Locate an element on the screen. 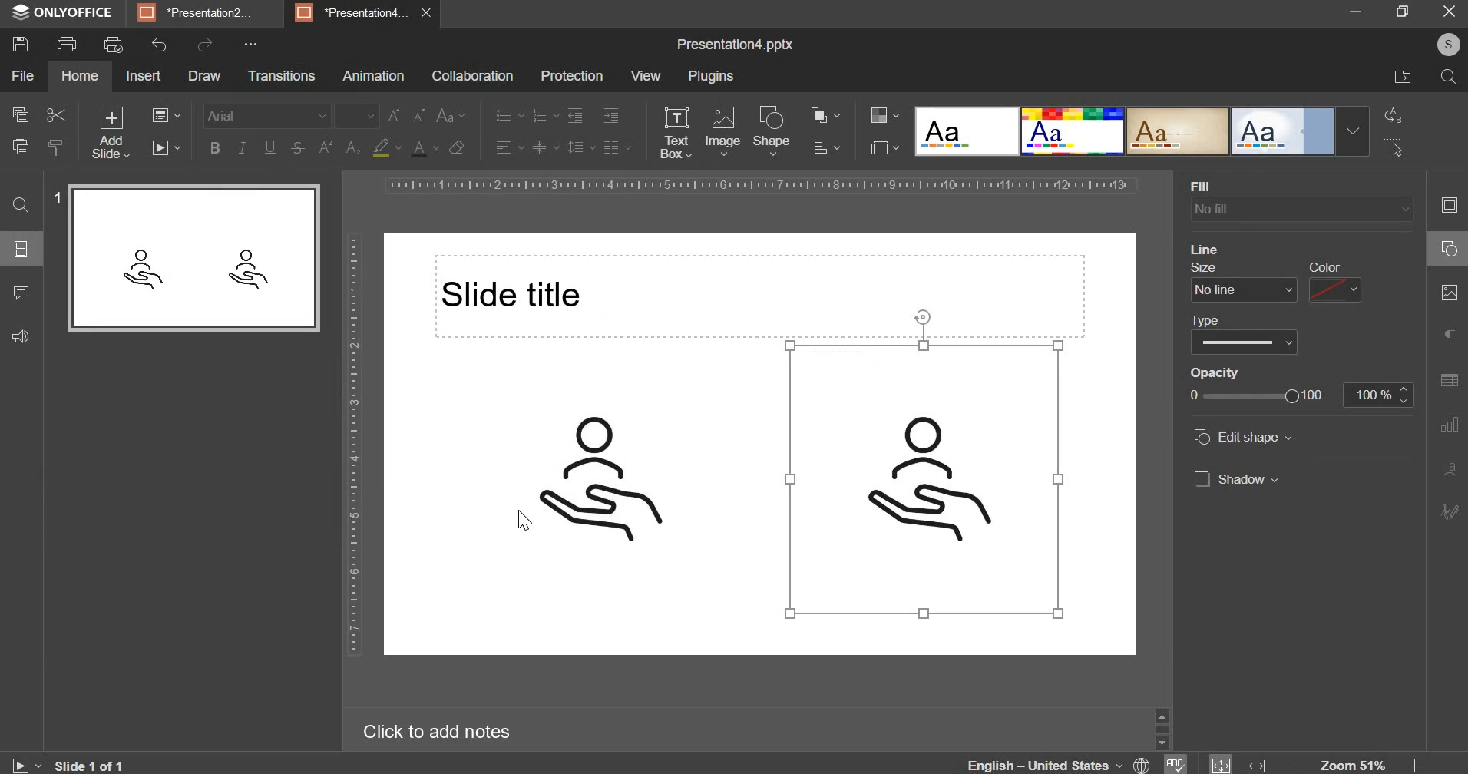 This screenshot has height=774, width=1468. increase indent is located at coordinates (610, 115).